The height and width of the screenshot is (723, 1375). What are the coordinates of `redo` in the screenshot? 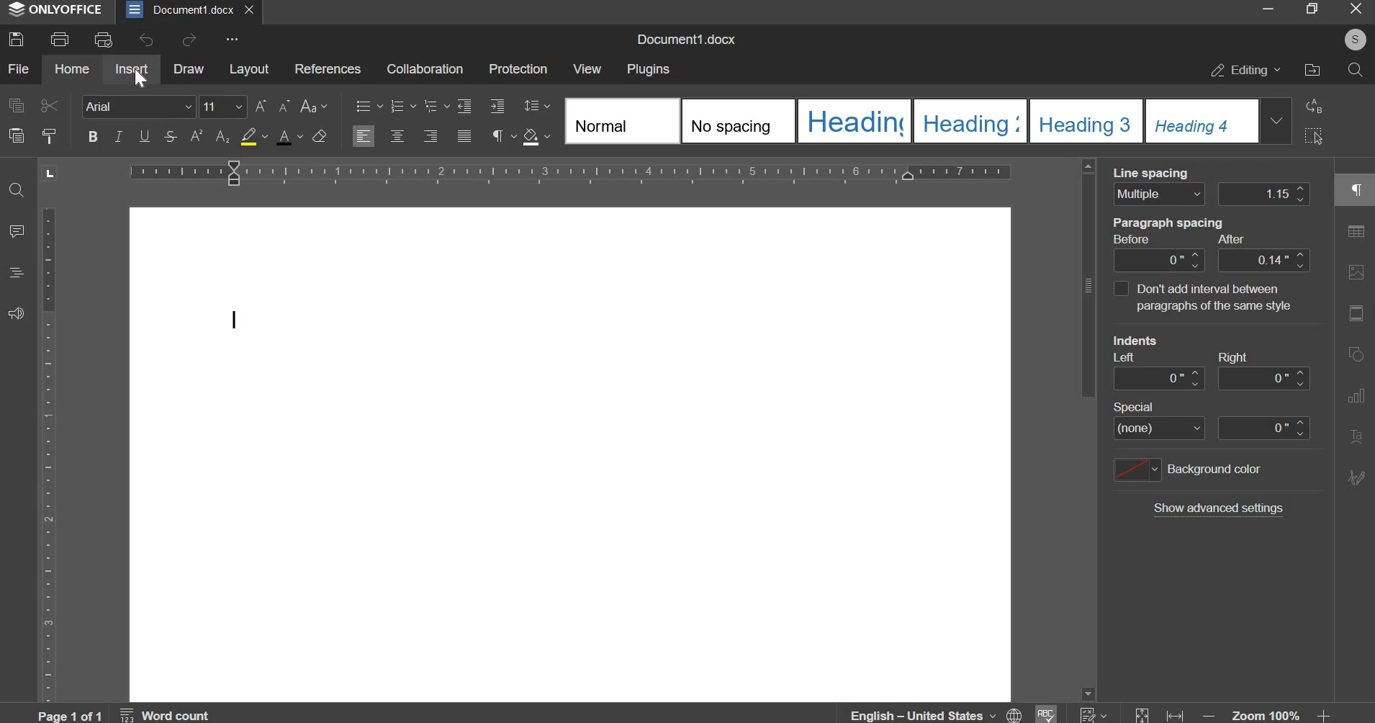 It's located at (189, 40).